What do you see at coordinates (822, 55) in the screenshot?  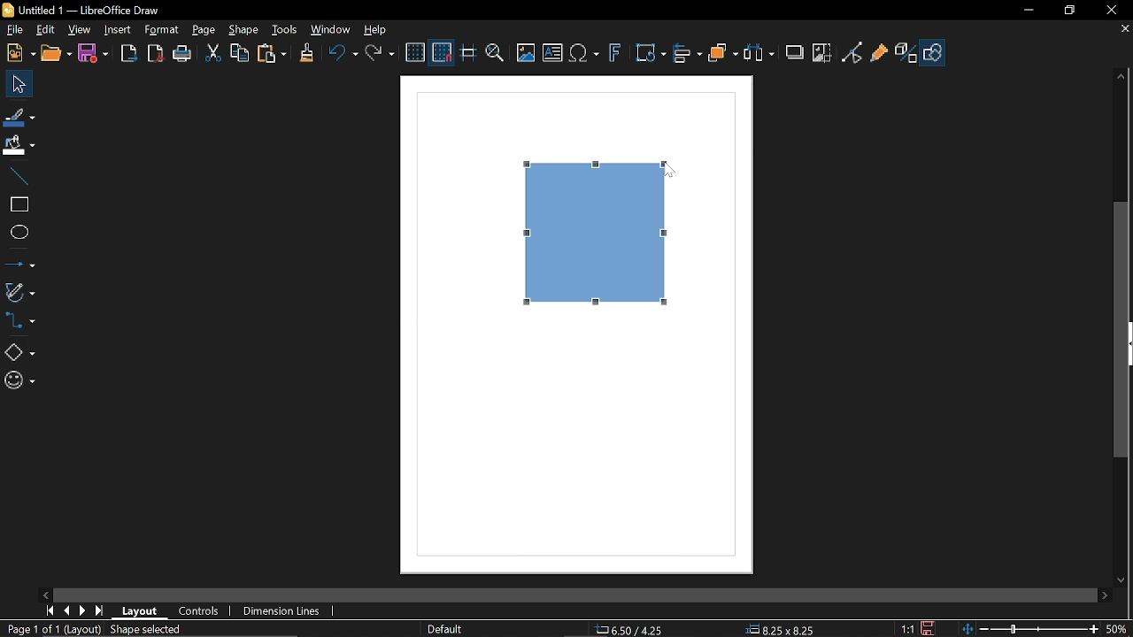 I see `Crop image` at bounding box center [822, 55].